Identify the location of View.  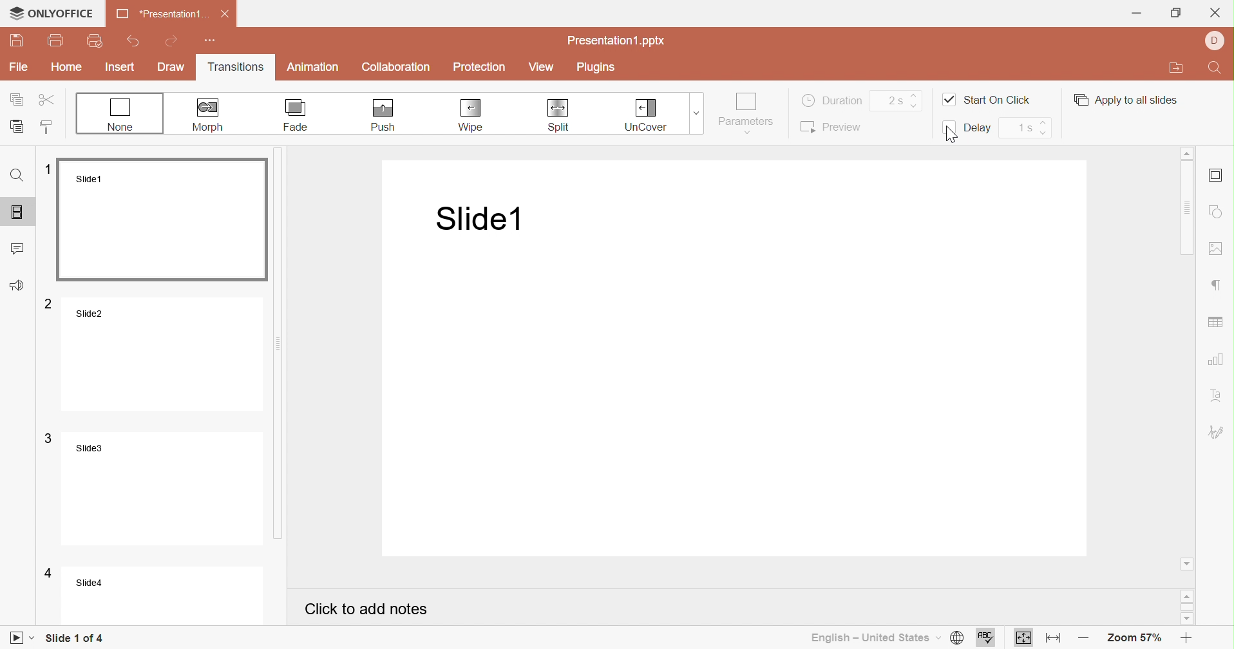
(541, 68).